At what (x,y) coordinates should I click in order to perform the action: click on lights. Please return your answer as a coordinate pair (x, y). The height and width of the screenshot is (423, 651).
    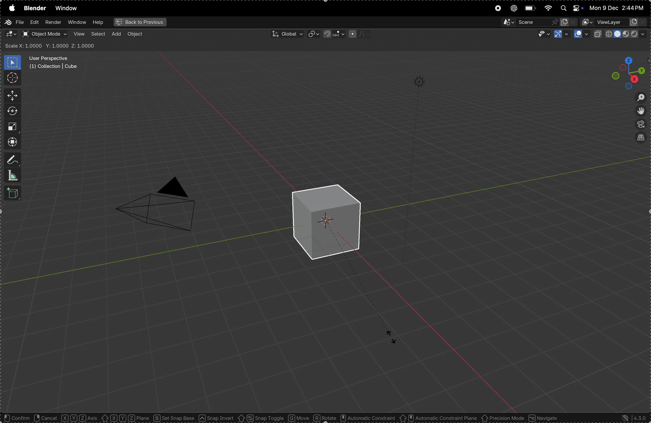
    Looking at the image, I should click on (419, 81).